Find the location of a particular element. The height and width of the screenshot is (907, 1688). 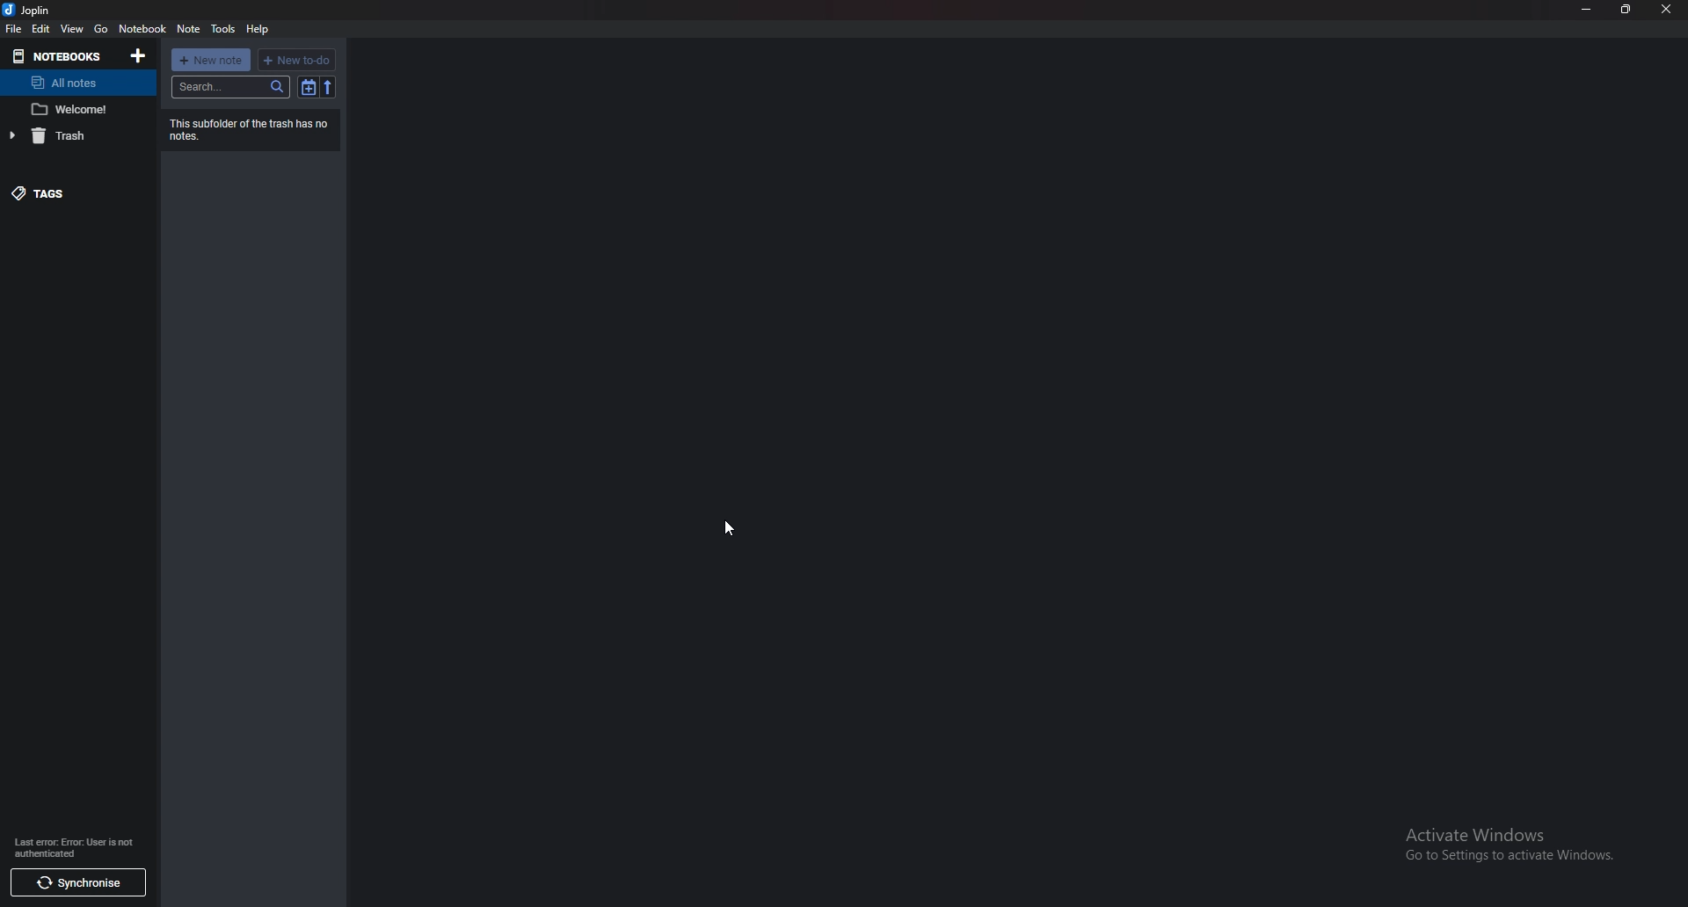

minimize is located at coordinates (1587, 9).